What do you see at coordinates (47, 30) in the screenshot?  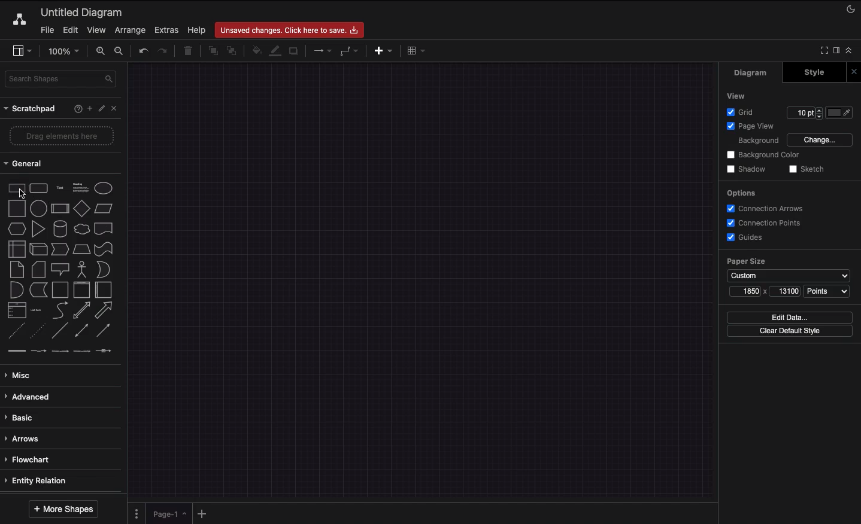 I see `File` at bounding box center [47, 30].